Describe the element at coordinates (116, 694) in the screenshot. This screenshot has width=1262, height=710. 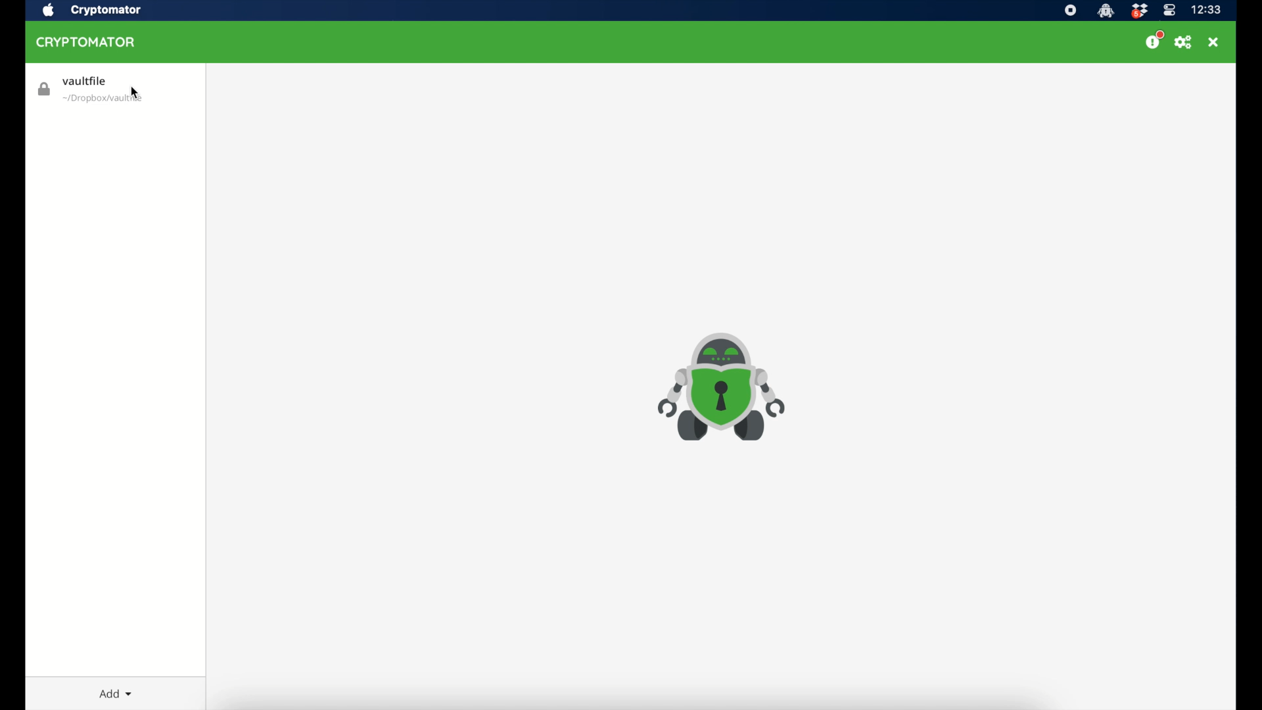
I see `add` at that location.